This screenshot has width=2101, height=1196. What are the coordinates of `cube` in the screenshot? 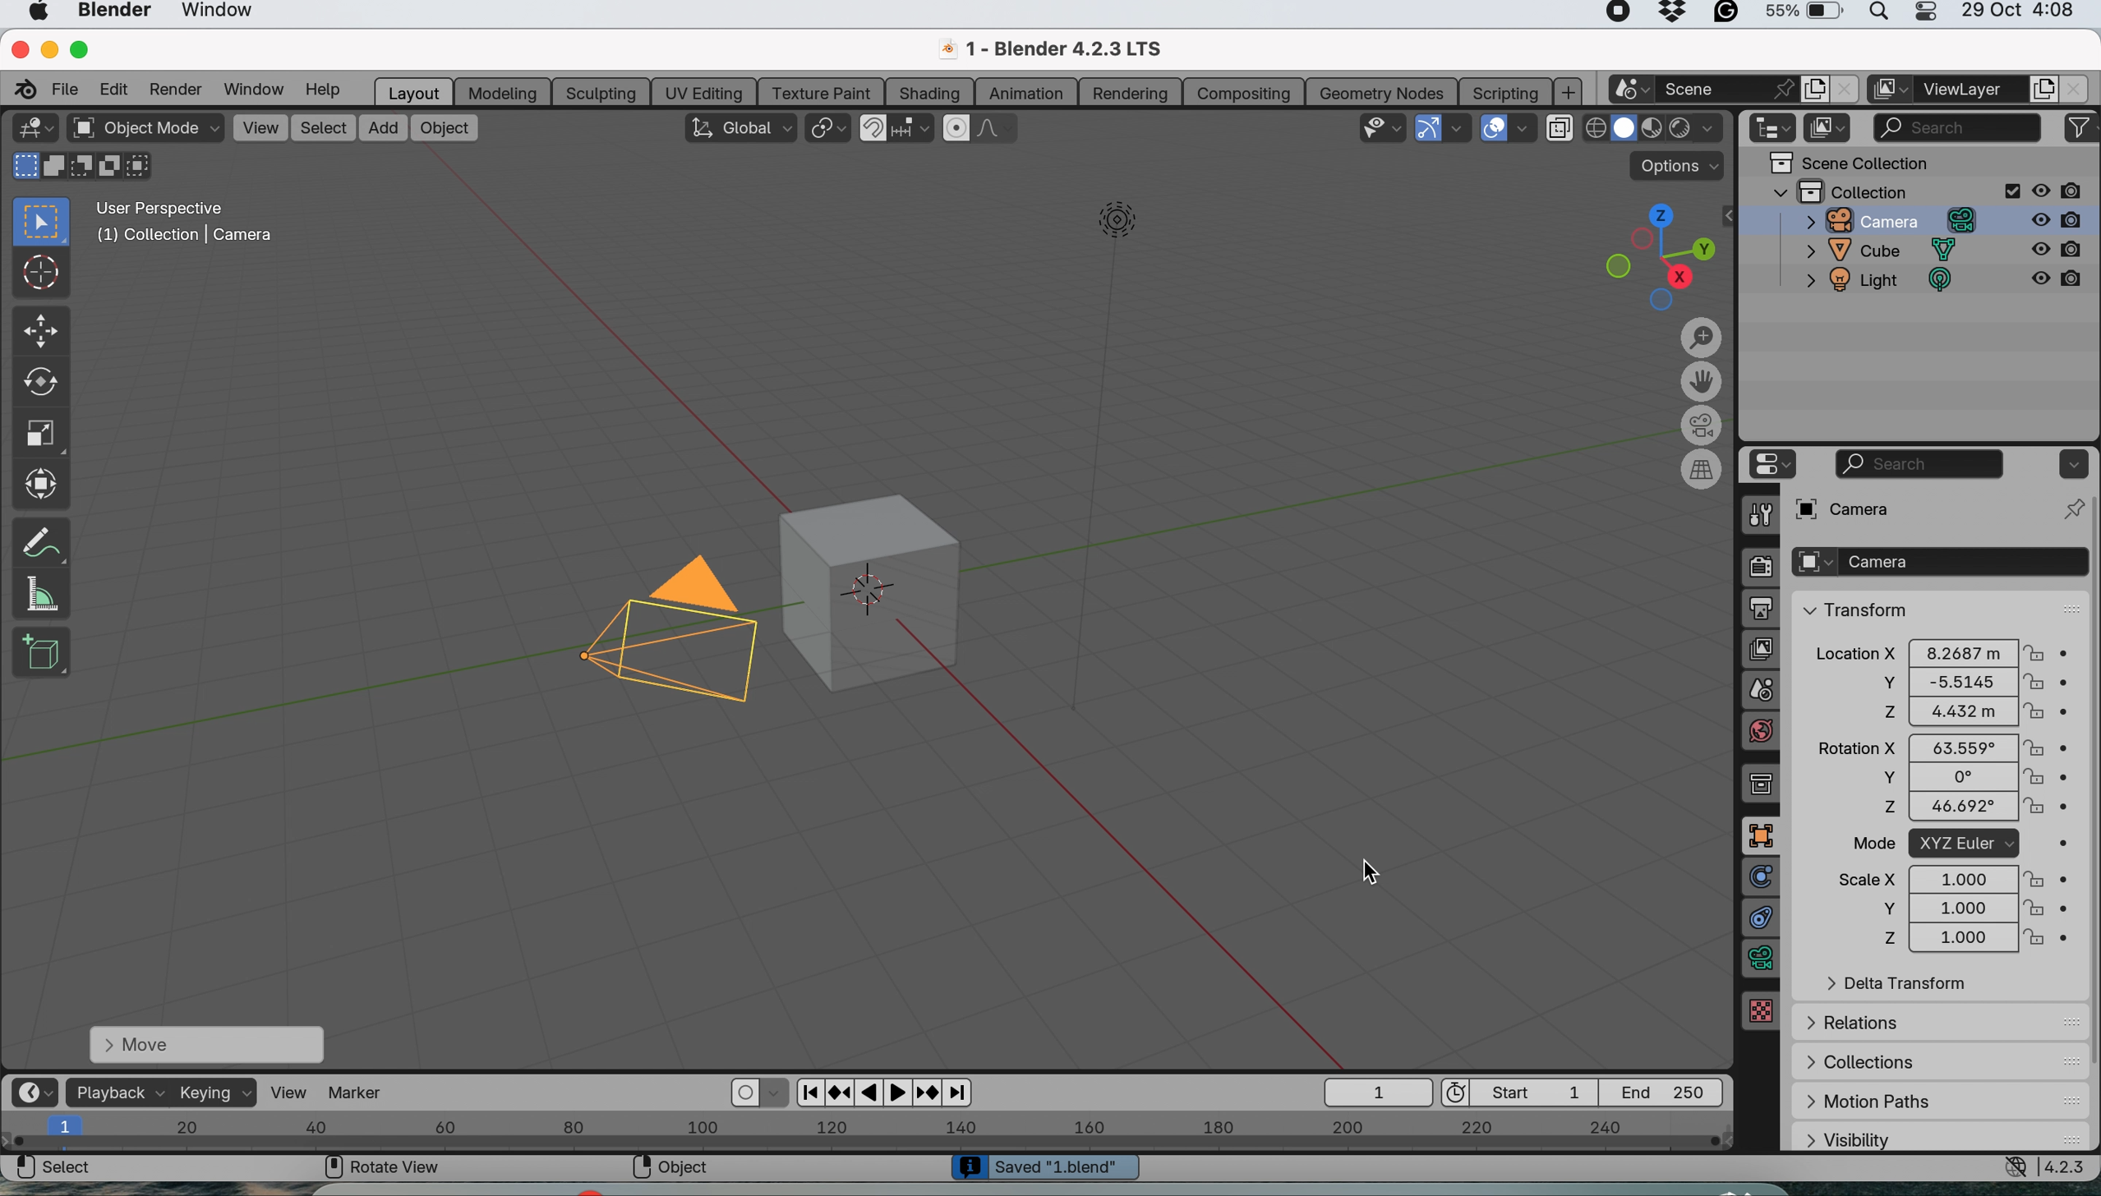 It's located at (1882, 251).